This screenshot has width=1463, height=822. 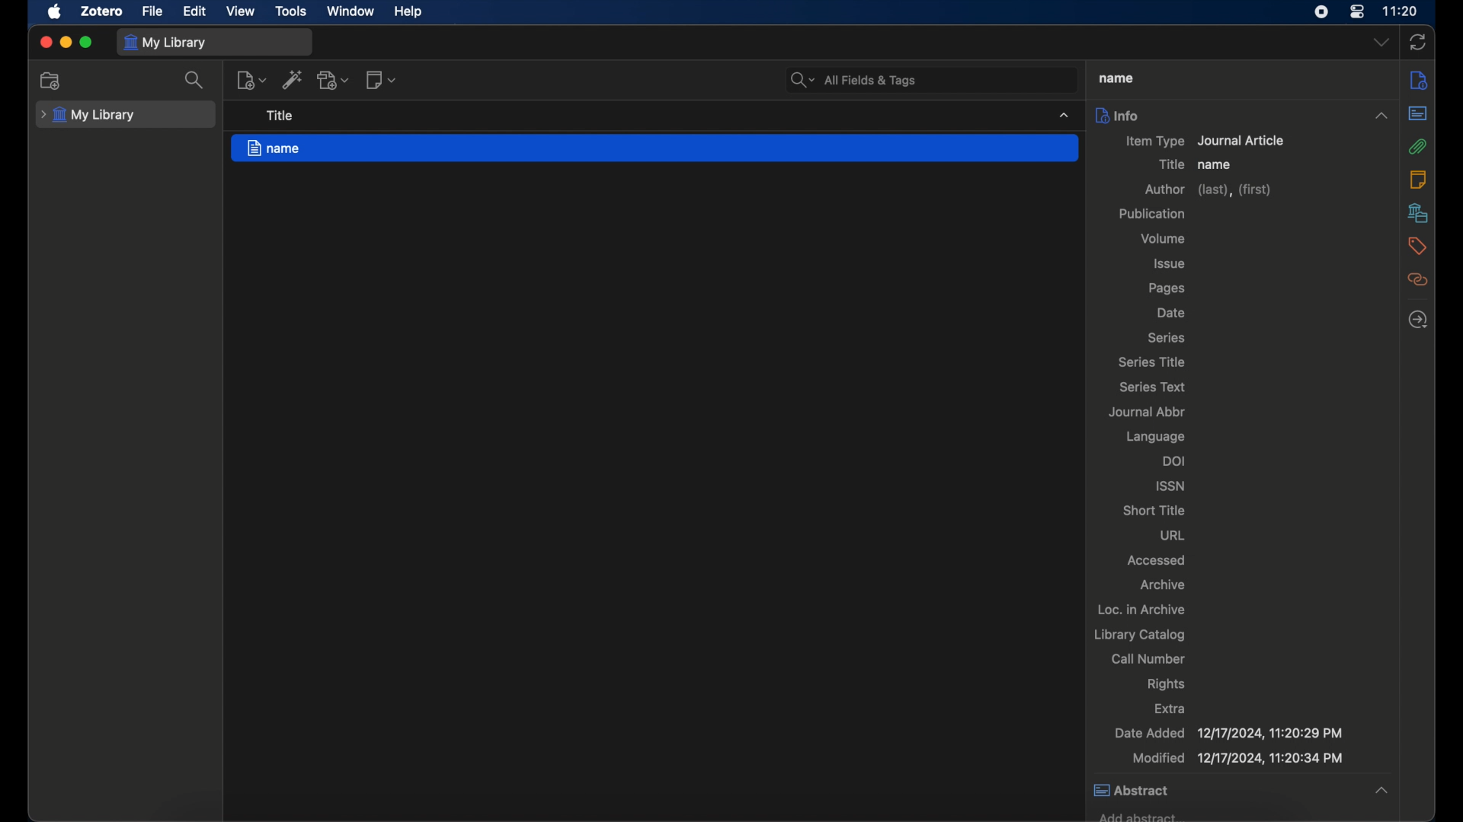 I want to click on close, so click(x=45, y=42).